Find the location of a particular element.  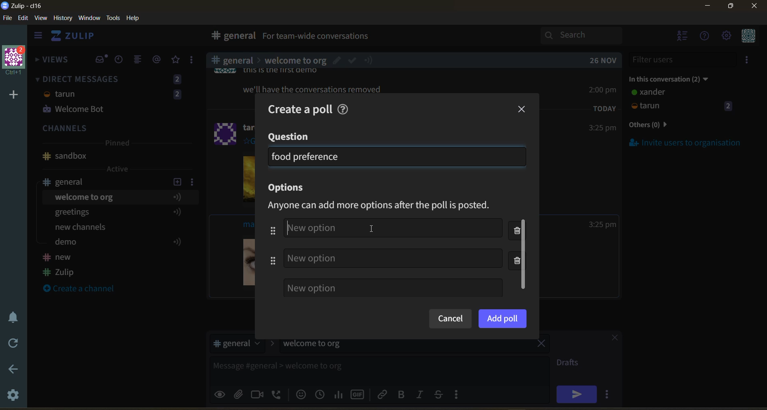

recent conversations is located at coordinates (121, 60).